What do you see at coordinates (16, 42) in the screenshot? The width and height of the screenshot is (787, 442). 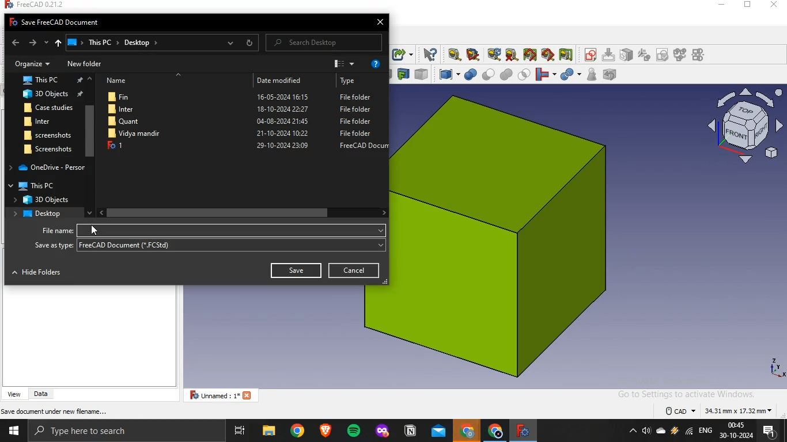 I see `back` at bounding box center [16, 42].